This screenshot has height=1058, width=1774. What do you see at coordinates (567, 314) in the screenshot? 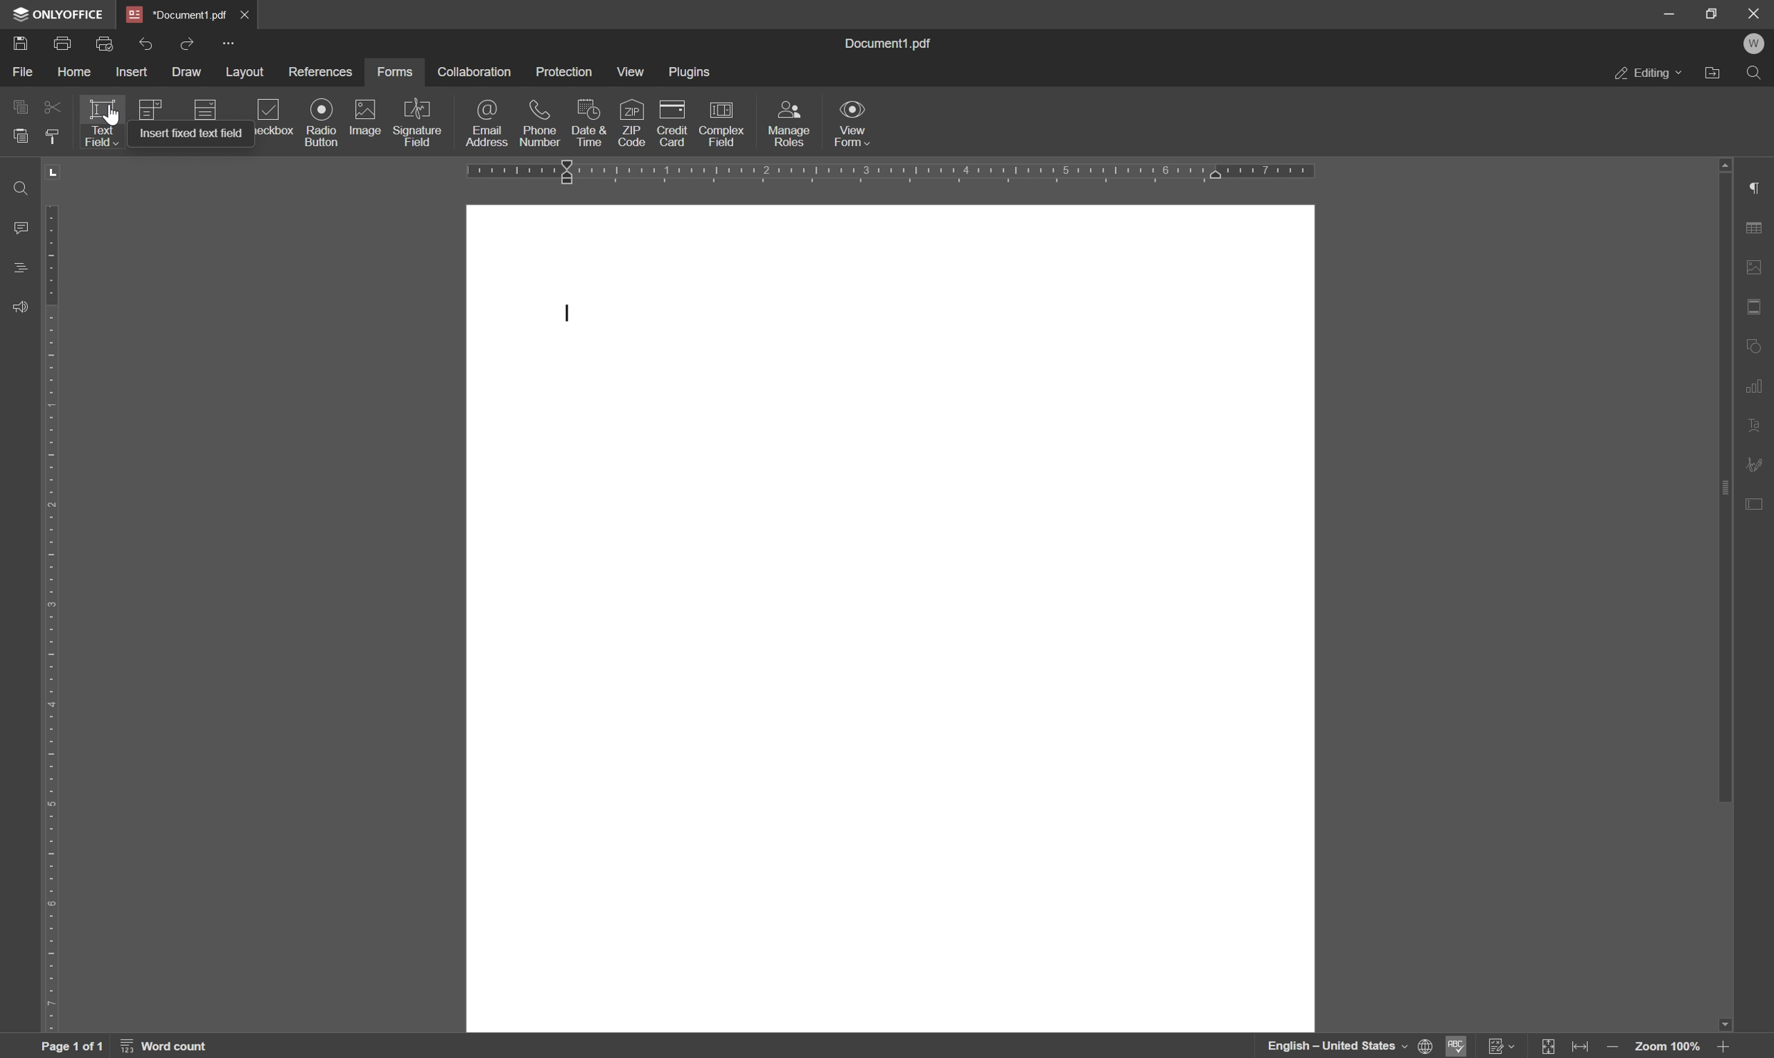
I see `typing cursor` at bounding box center [567, 314].